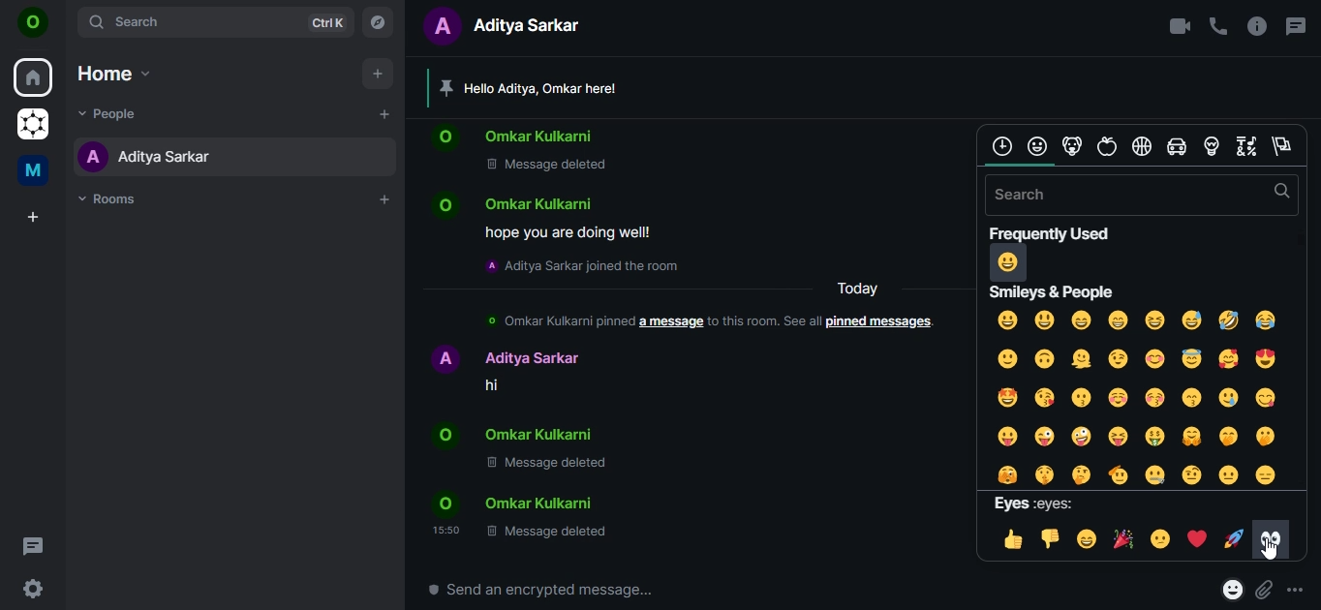 This screenshot has width=1321, height=610. What do you see at coordinates (1155, 398) in the screenshot?
I see `kissing face with closed eyes` at bounding box center [1155, 398].